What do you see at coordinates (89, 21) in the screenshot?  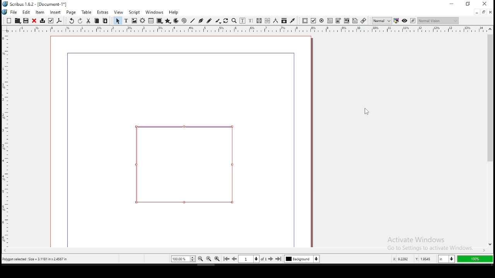 I see `cut` at bounding box center [89, 21].